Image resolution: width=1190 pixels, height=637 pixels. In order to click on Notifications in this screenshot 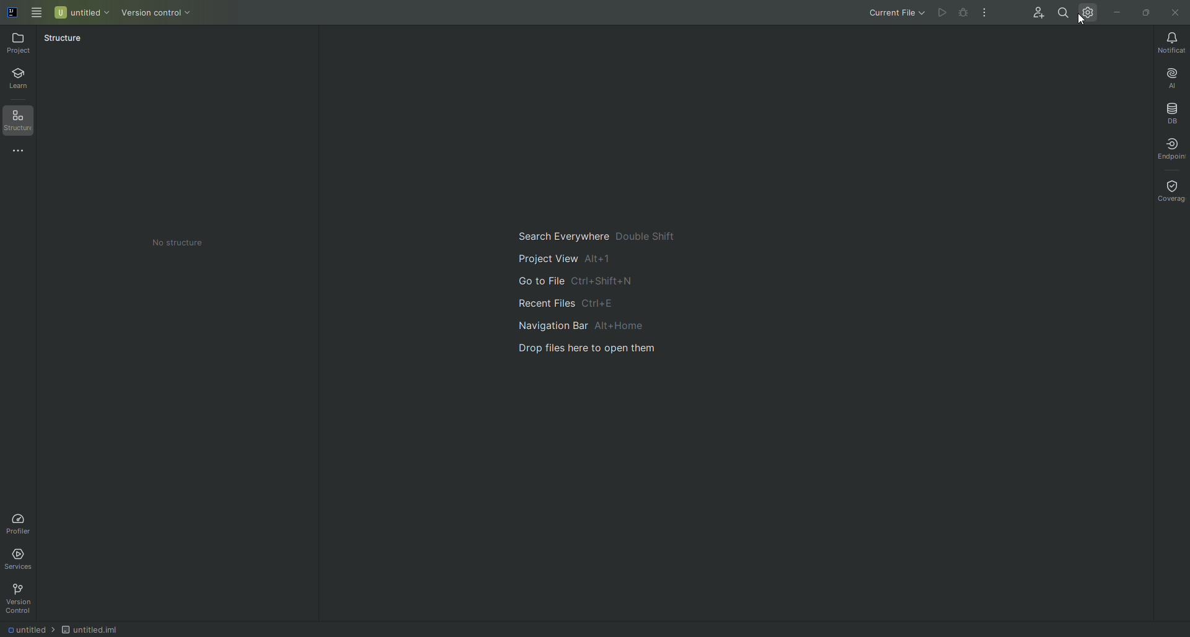, I will do `click(1171, 43)`.